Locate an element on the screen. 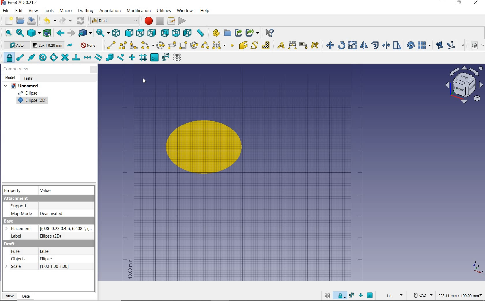 This screenshot has width=485, height=301. clone is located at coordinates (410, 45).